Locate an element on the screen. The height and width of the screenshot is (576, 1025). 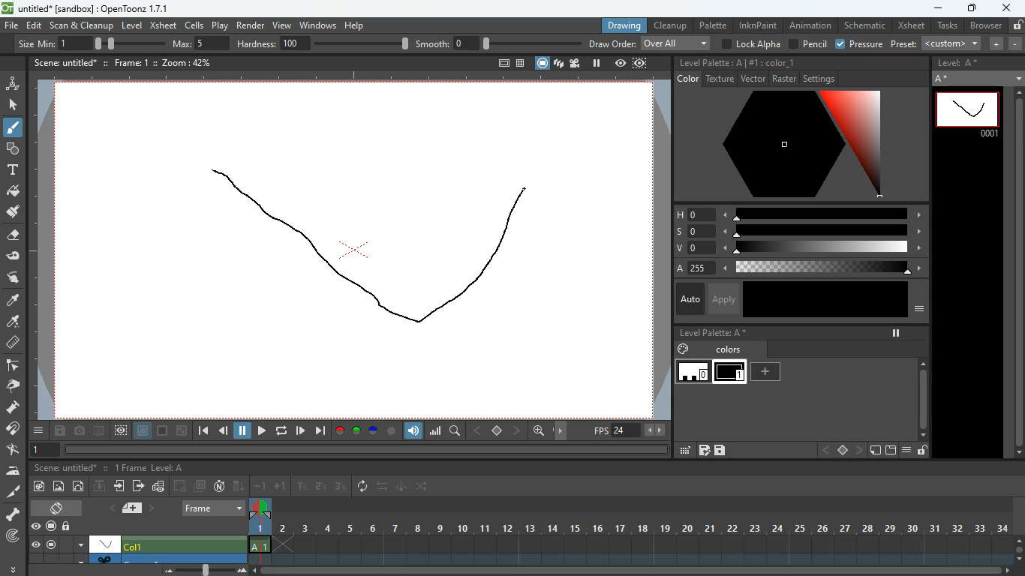
fill is located at coordinates (14, 192).